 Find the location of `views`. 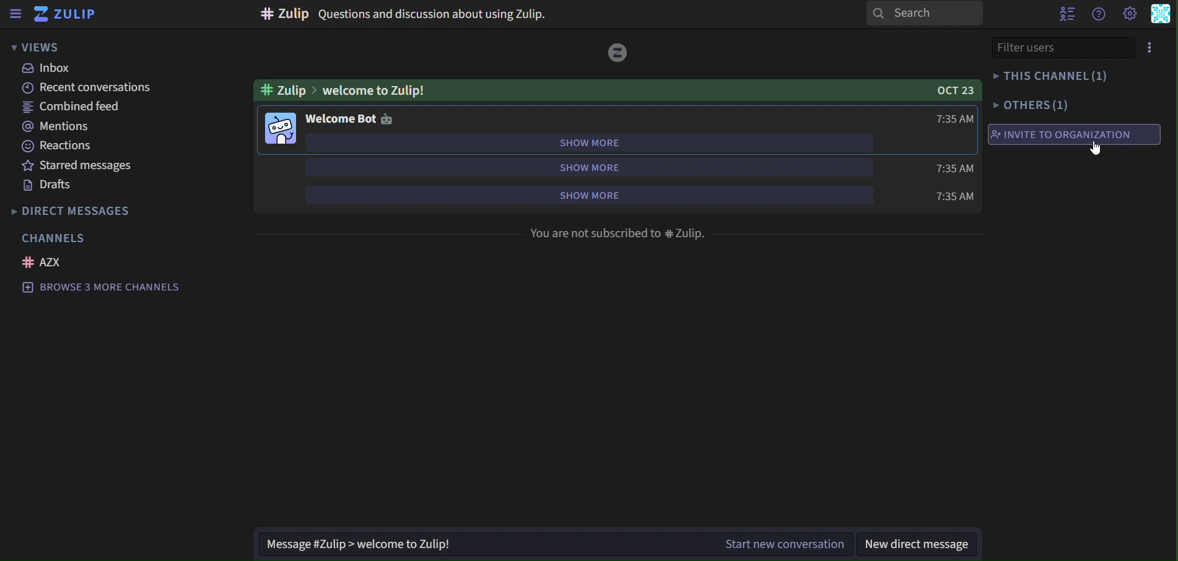

views is located at coordinates (49, 48).